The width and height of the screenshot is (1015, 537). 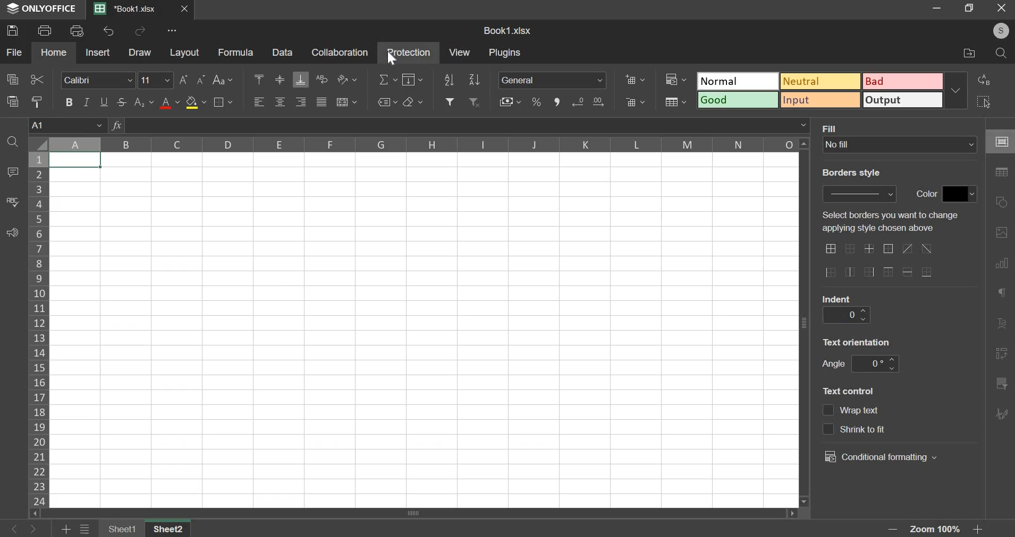 I want to click on view, so click(x=460, y=52).